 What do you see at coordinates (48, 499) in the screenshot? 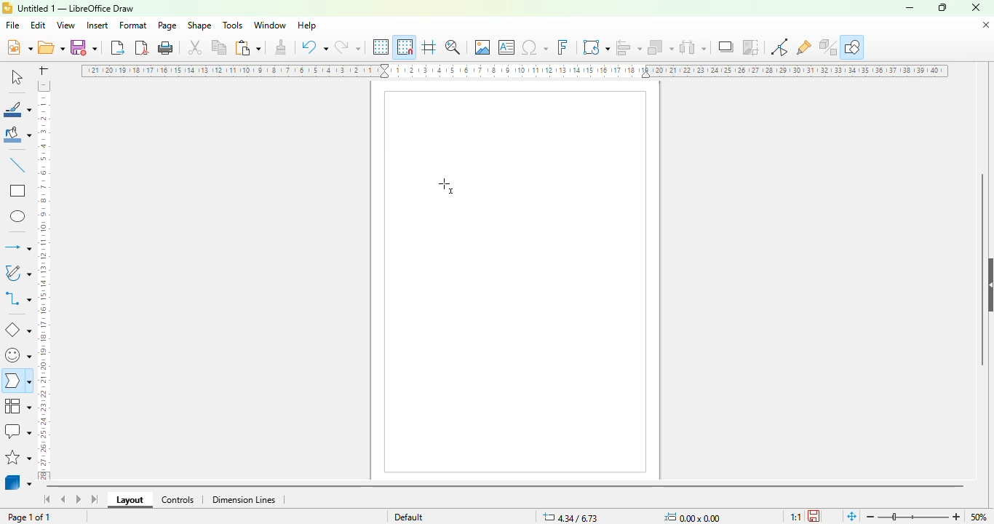
I see `scroll to first sheet` at bounding box center [48, 499].